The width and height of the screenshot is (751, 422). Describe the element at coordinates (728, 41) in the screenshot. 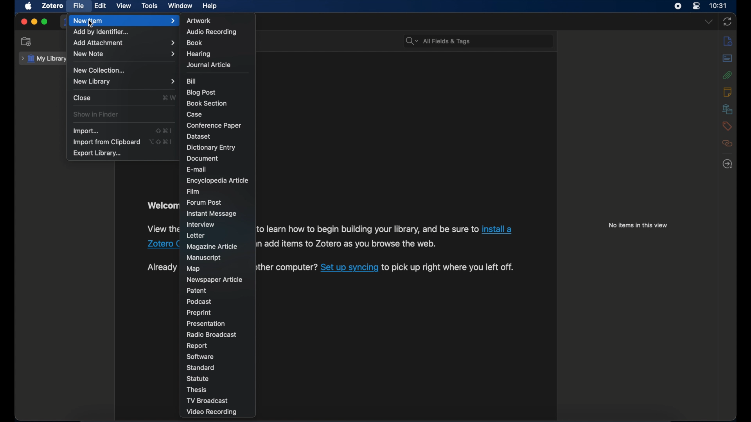

I see `info` at that location.